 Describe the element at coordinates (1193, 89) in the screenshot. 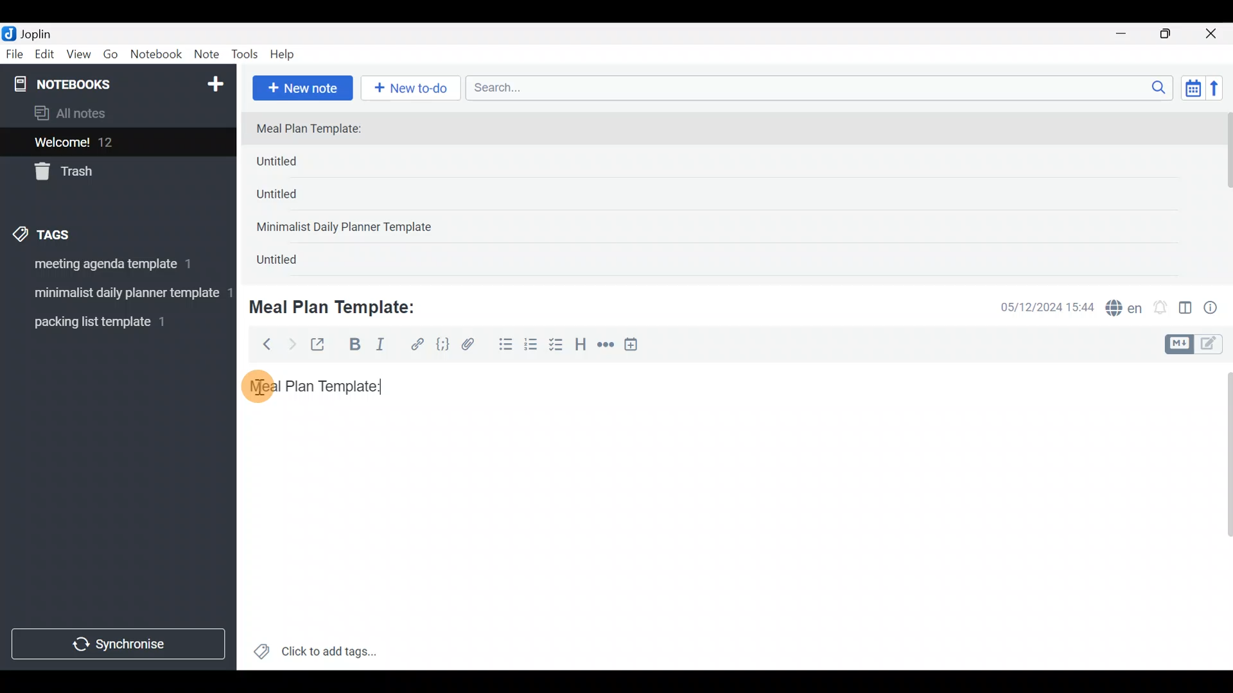

I see `Toggle sort order` at that location.